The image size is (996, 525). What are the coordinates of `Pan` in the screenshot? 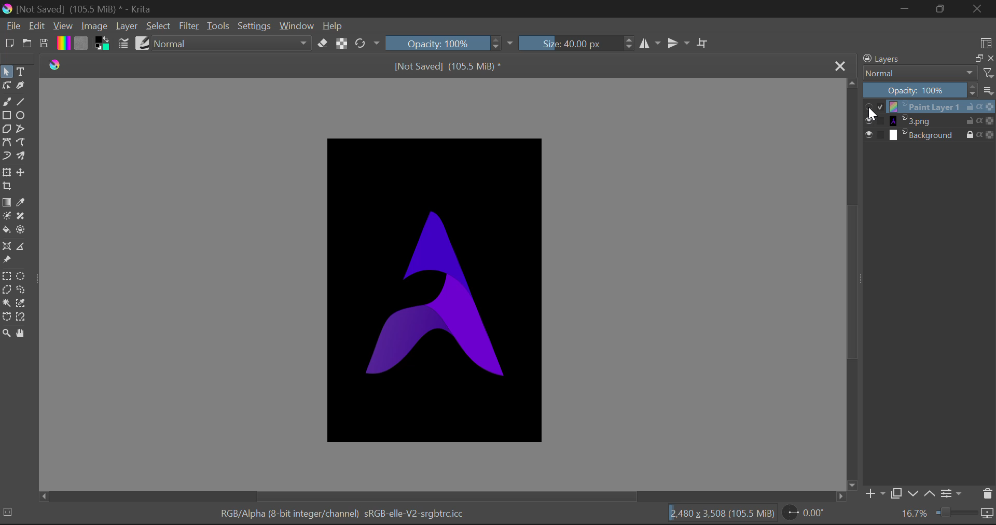 It's located at (22, 334).